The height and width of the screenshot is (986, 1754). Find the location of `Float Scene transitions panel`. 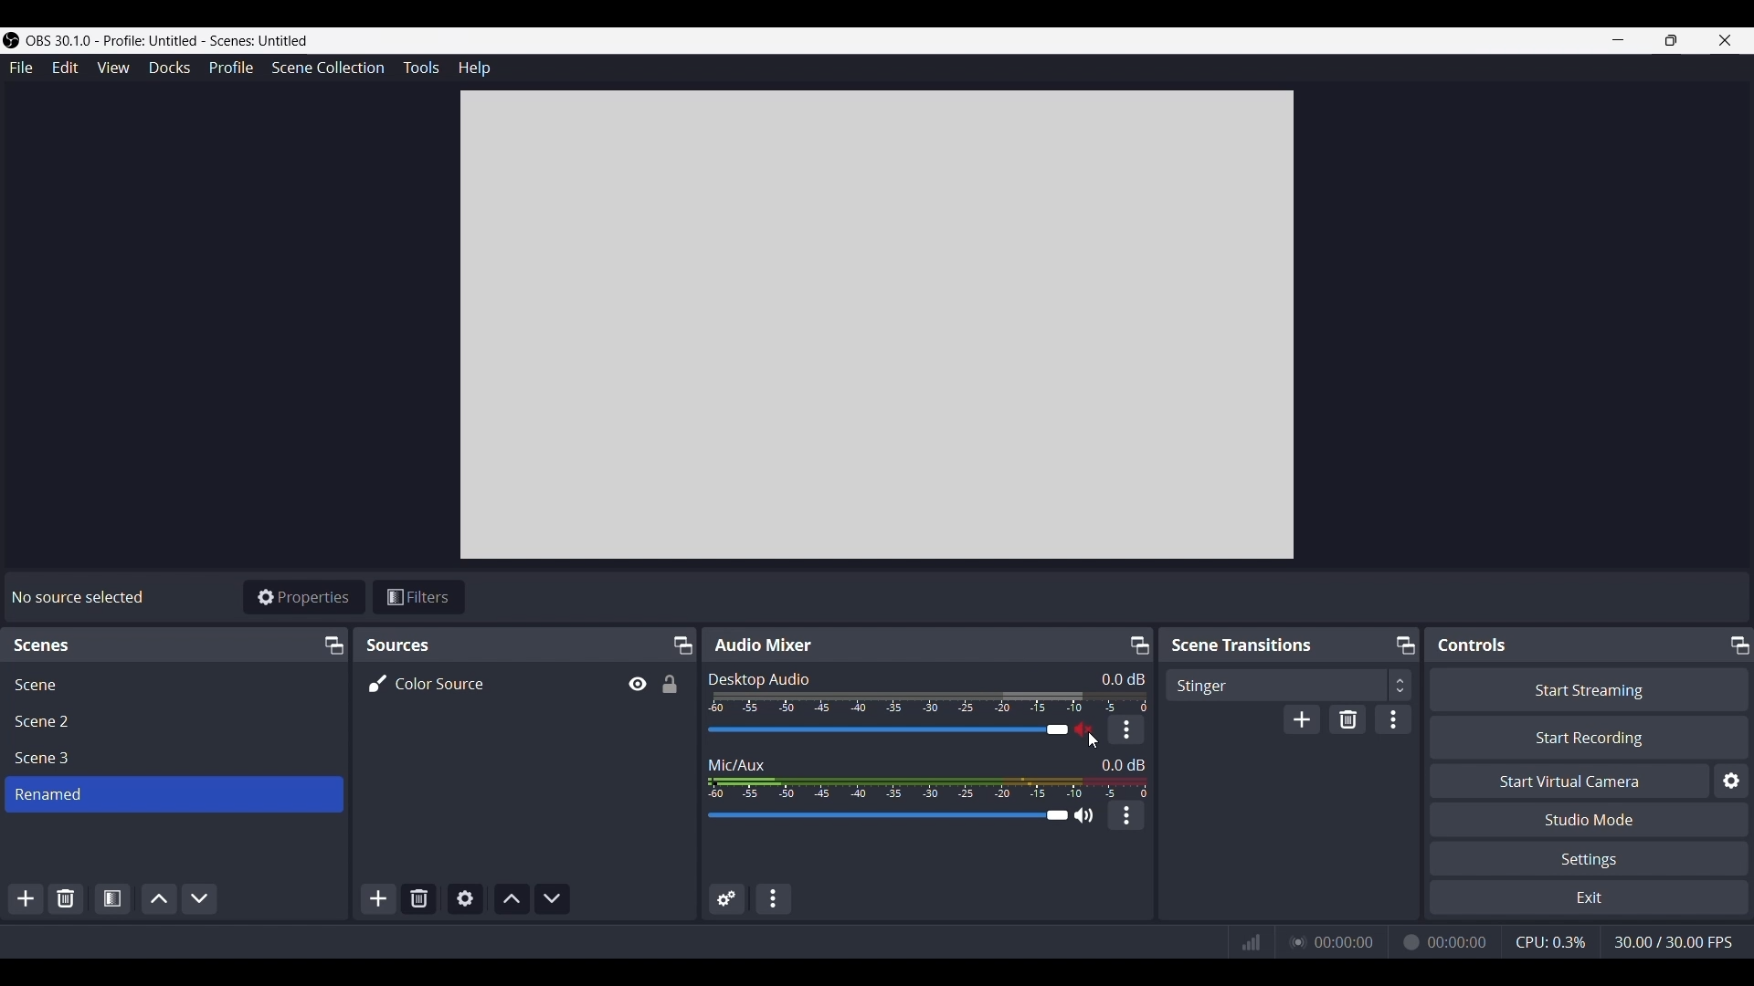

Float Scene transitions panel is located at coordinates (1406, 645).